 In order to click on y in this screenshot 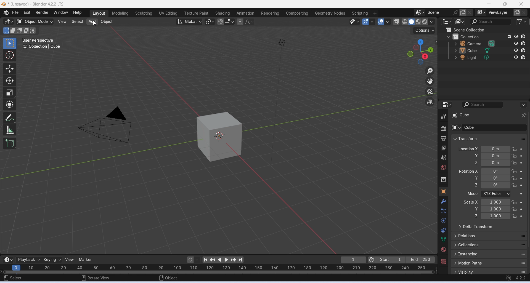, I will do `click(475, 156)`.